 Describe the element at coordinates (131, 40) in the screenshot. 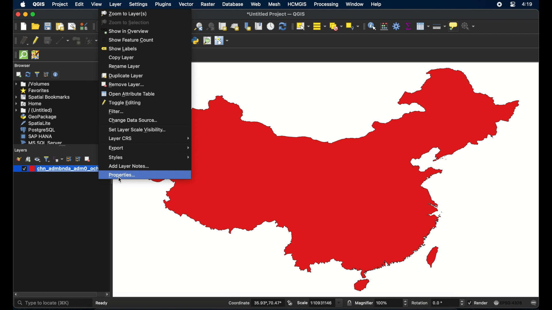

I see `show feature count` at that location.